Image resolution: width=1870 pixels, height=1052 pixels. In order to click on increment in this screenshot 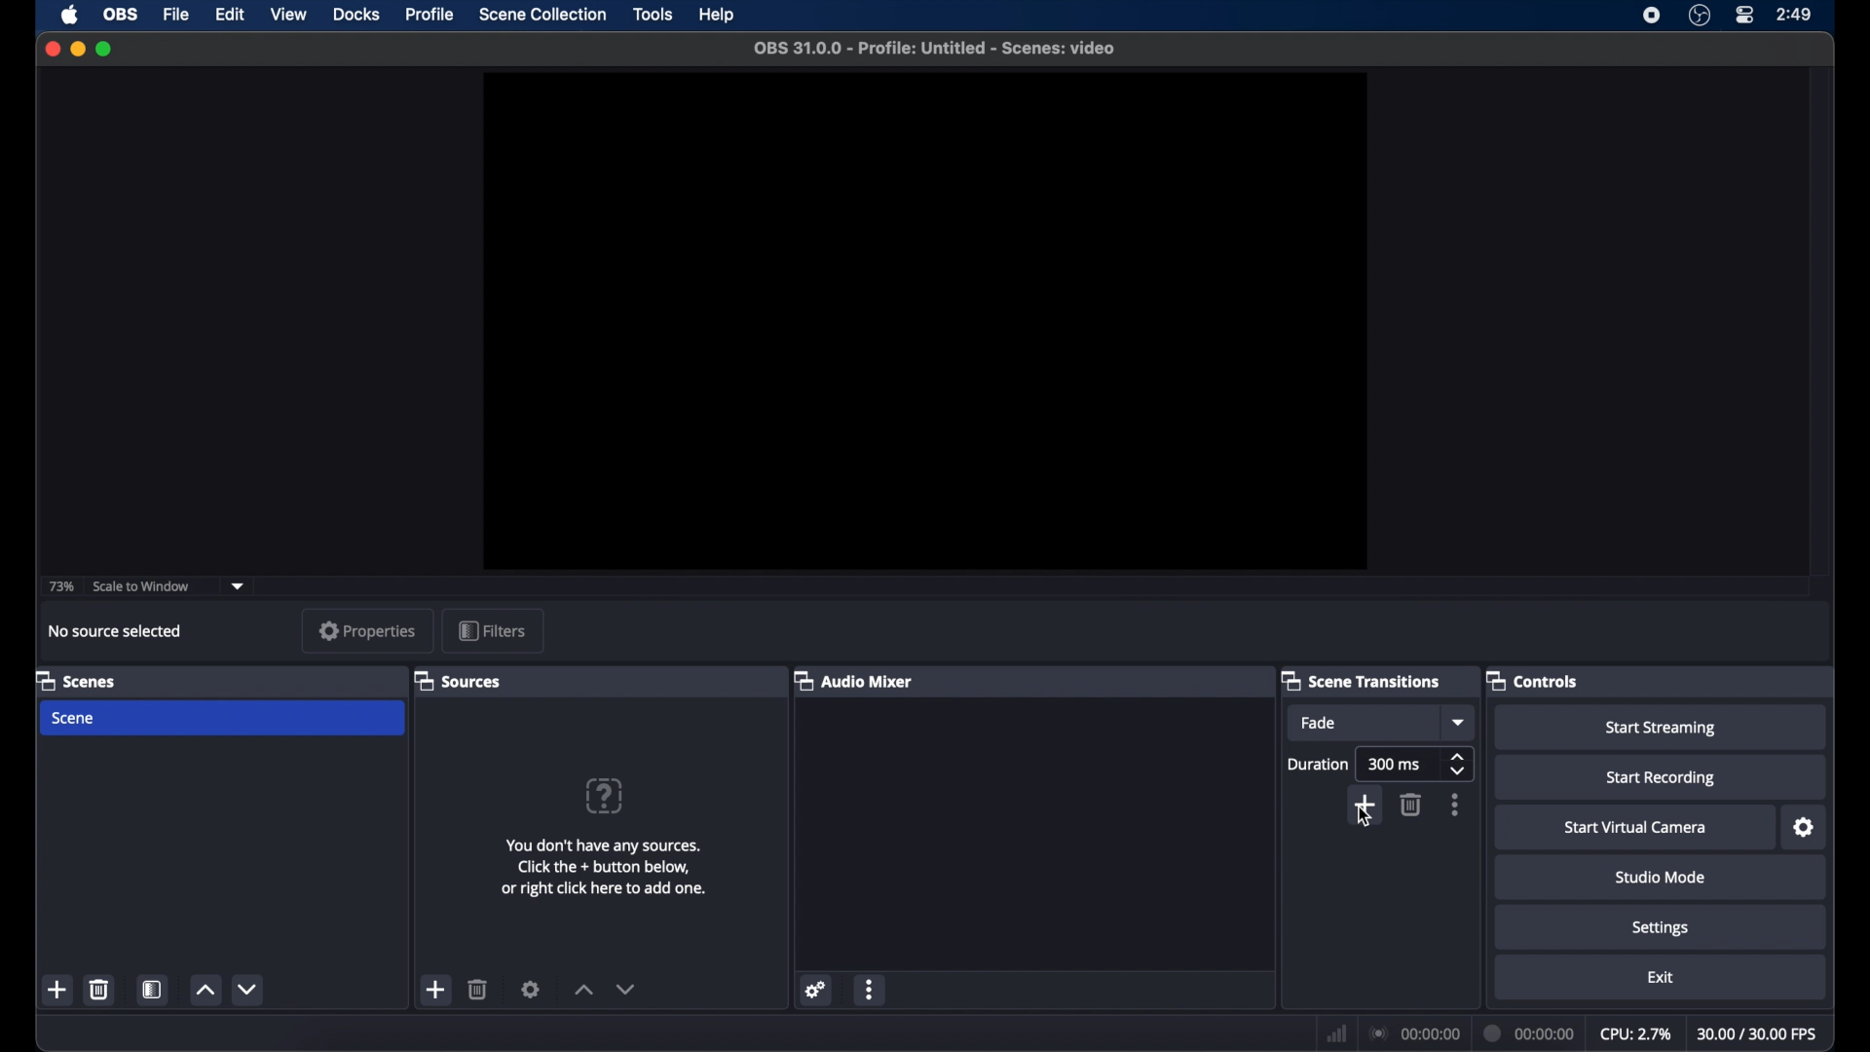, I will do `click(205, 991)`.